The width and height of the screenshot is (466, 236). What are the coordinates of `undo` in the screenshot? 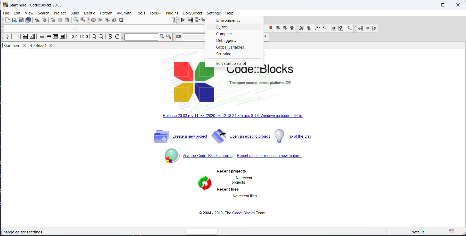 It's located at (36, 21).